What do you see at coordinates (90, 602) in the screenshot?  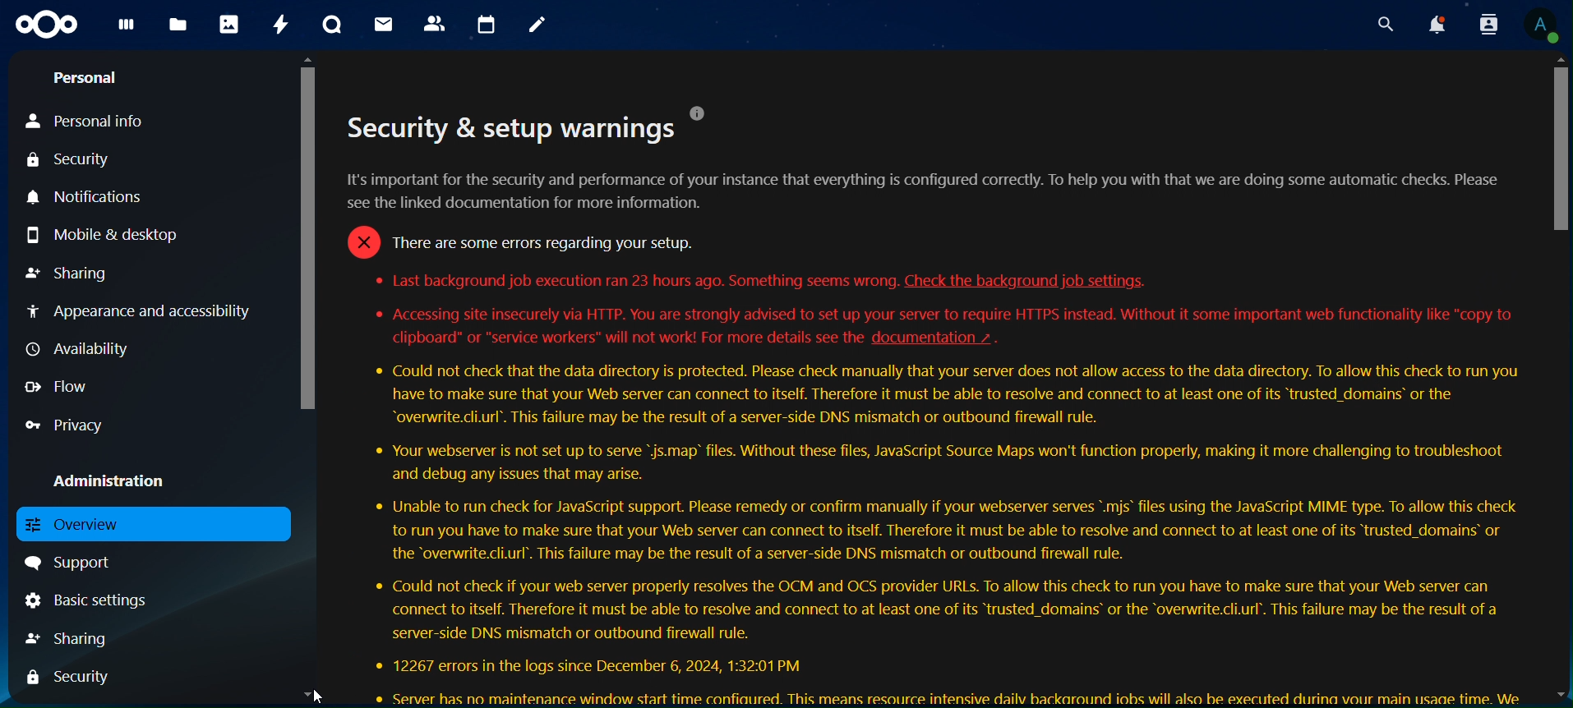 I see `basic settings` at bounding box center [90, 602].